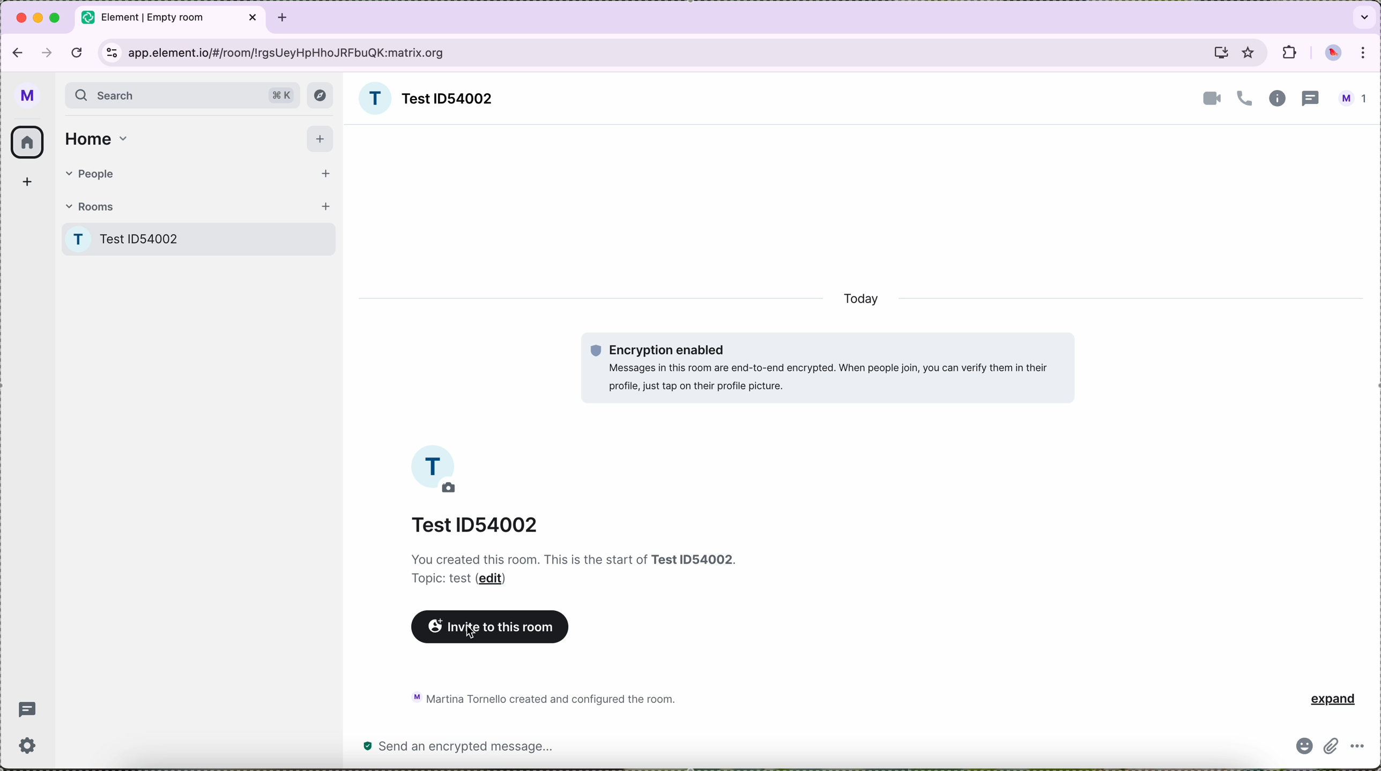 The image size is (1381, 771). I want to click on tab, so click(172, 18).